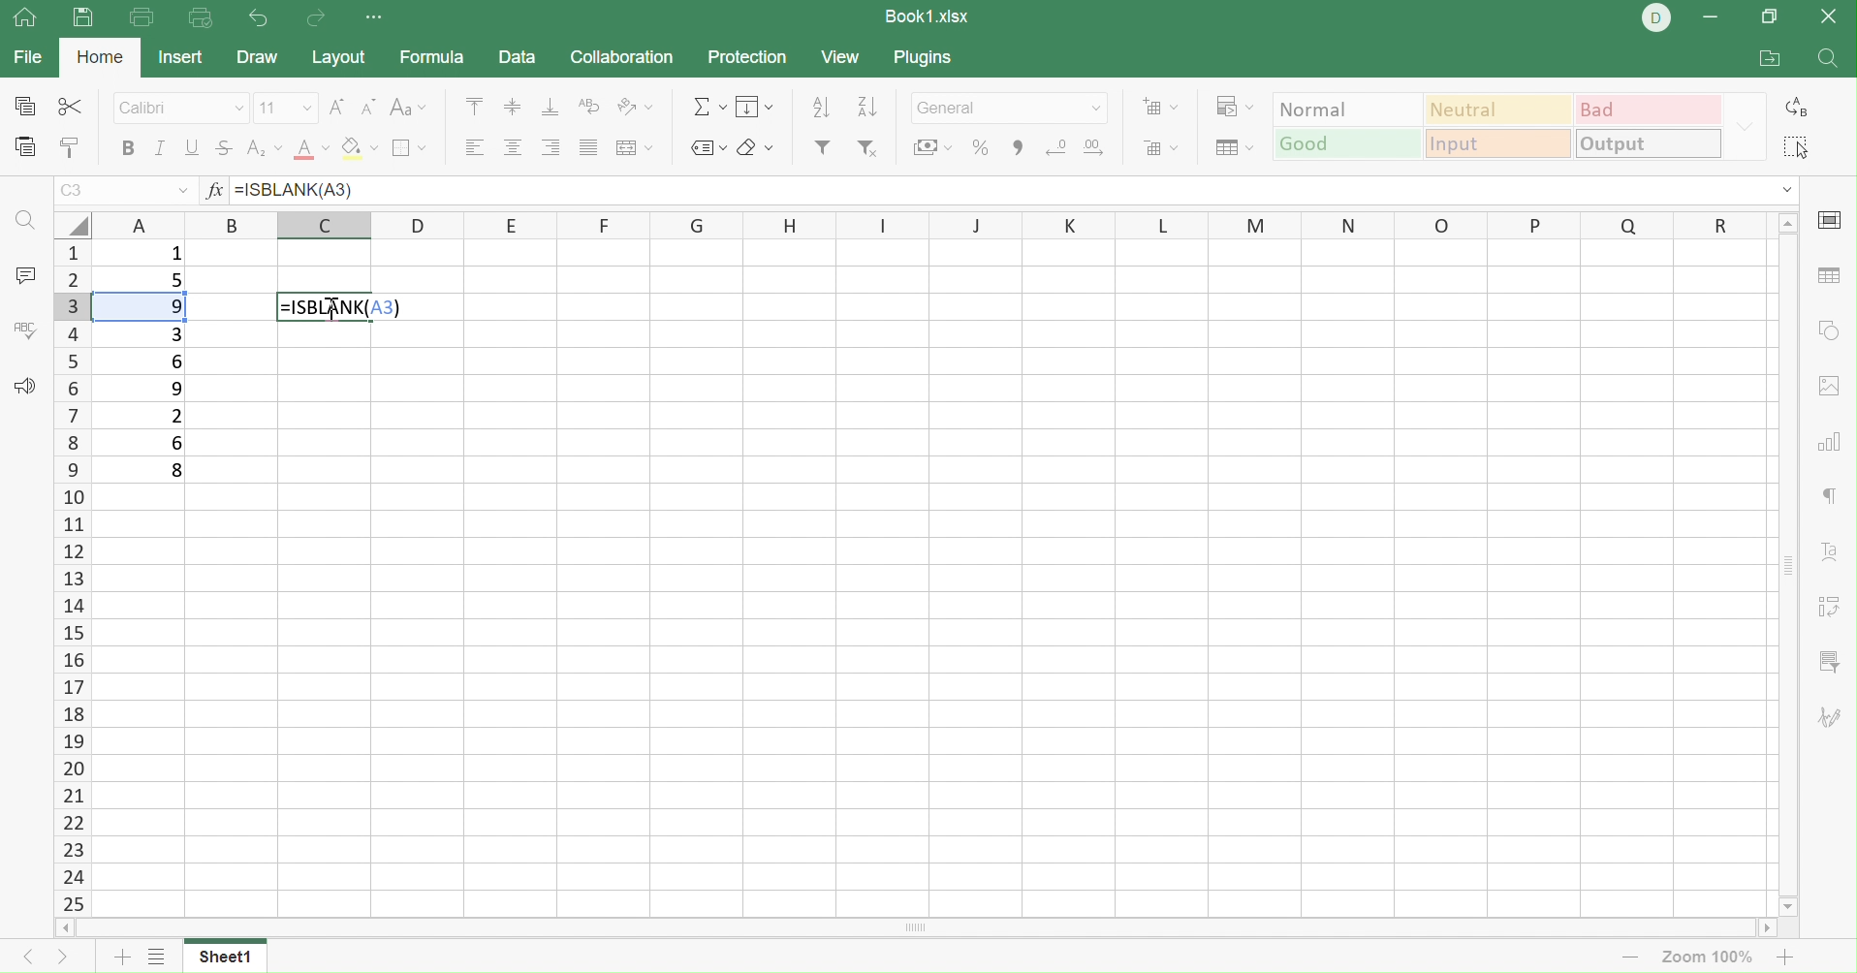 The height and width of the screenshot is (973, 1857). What do you see at coordinates (285, 109) in the screenshot?
I see `Font size` at bounding box center [285, 109].